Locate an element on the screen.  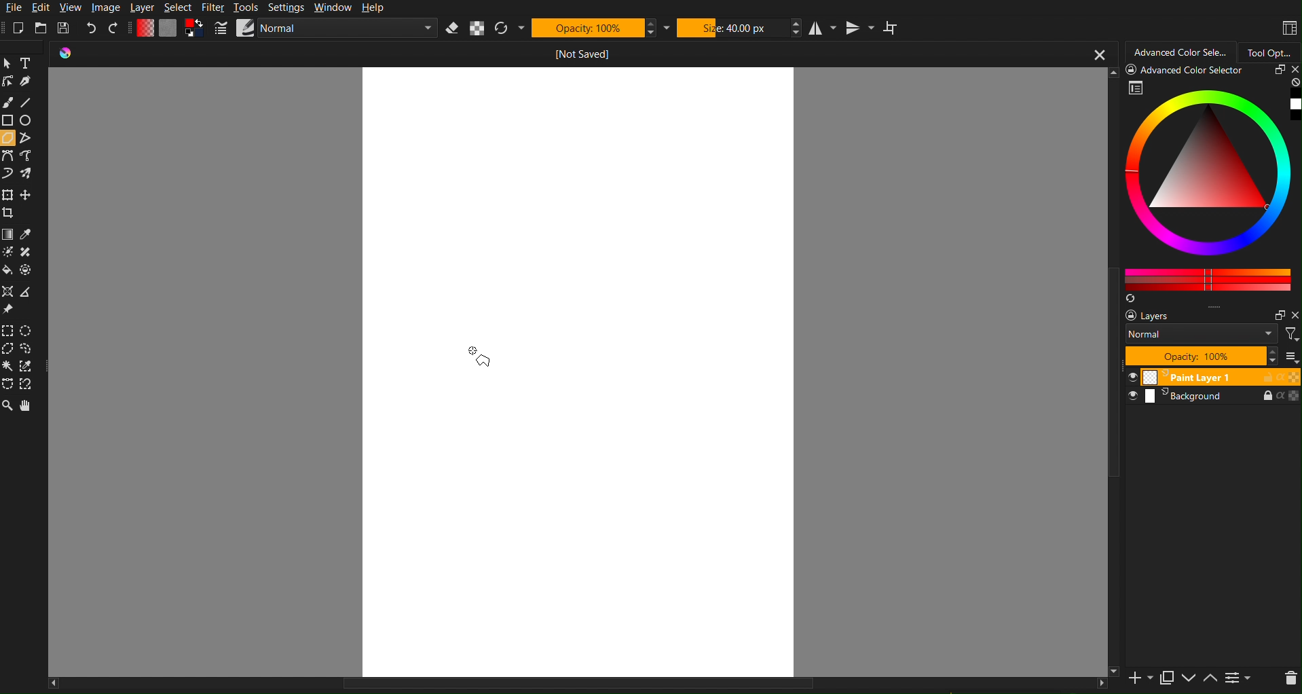
delete layer is located at coordinates (1290, 678).